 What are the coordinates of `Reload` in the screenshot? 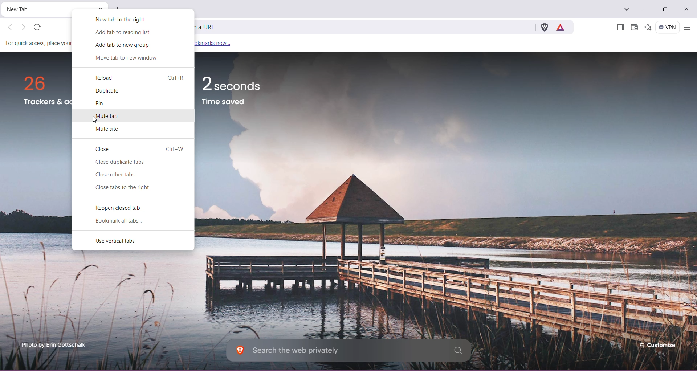 It's located at (139, 77).